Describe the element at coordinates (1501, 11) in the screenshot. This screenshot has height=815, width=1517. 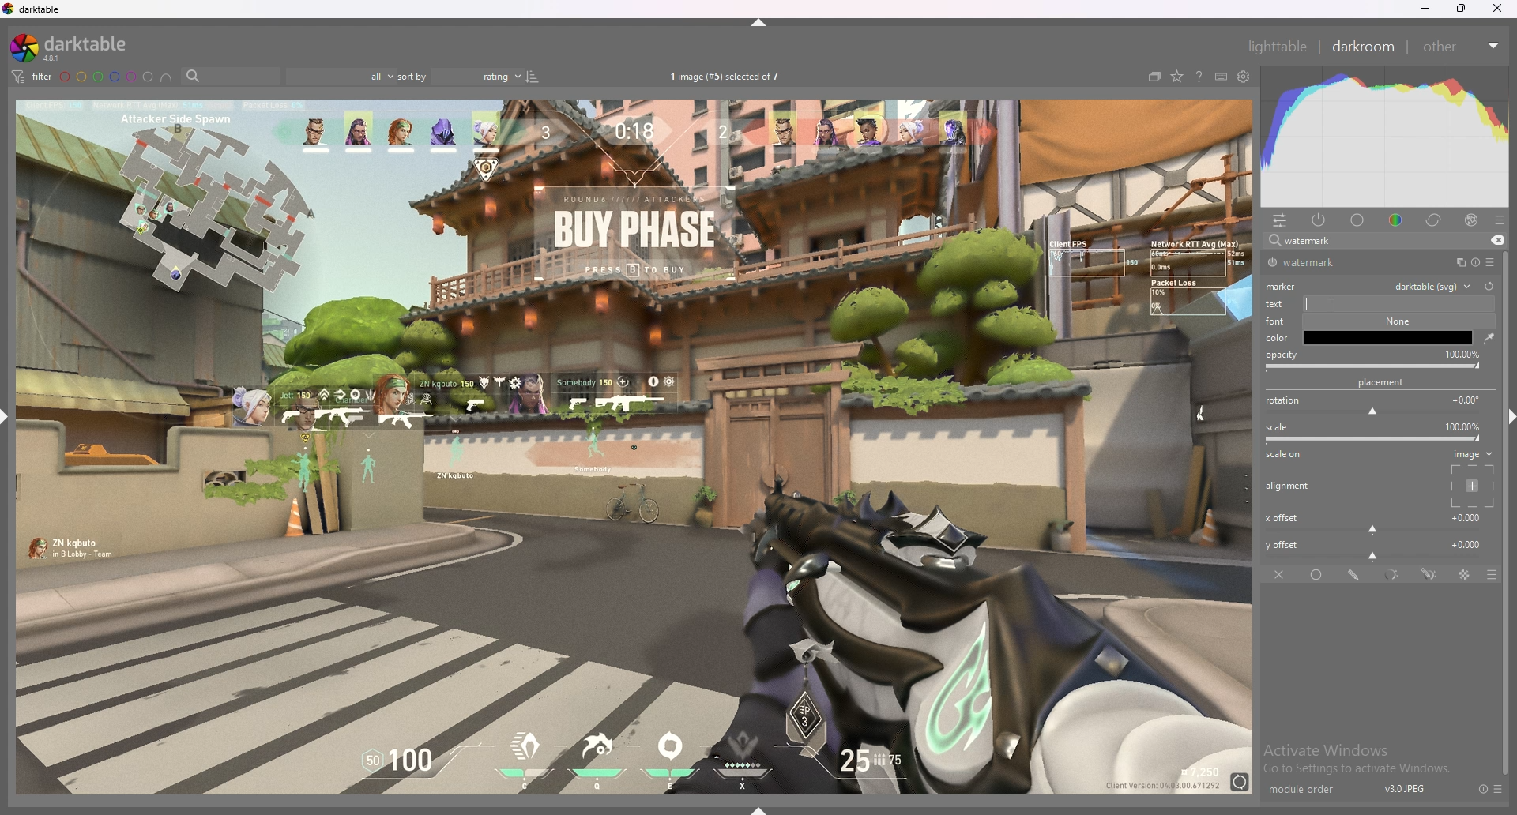
I see `Close` at that location.